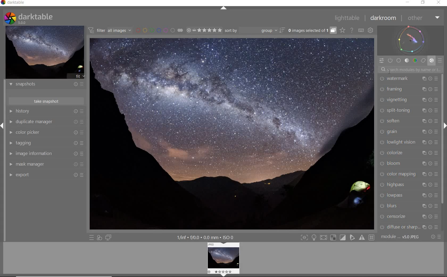  I want to click on WATERMARK, so click(395, 78).